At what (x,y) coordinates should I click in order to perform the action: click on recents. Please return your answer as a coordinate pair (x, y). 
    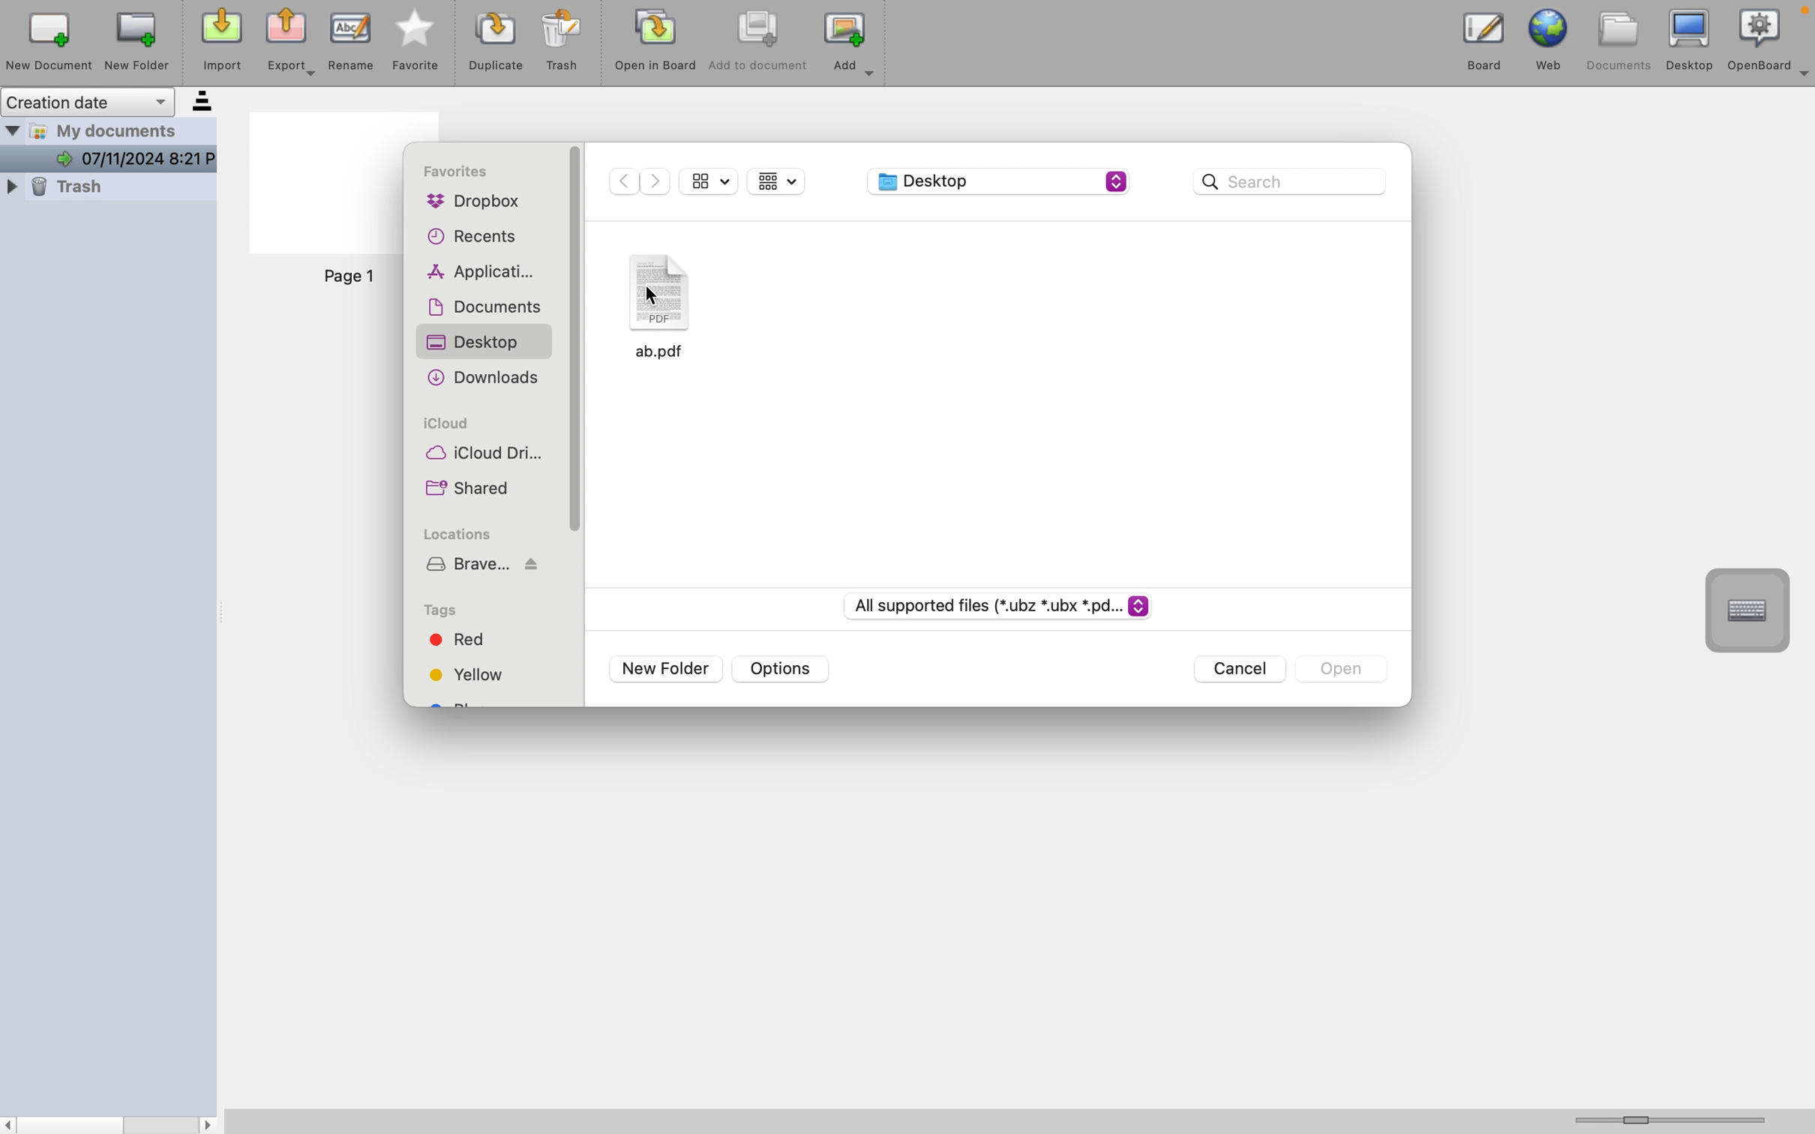
    Looking at the image, I should click on (471, 237).